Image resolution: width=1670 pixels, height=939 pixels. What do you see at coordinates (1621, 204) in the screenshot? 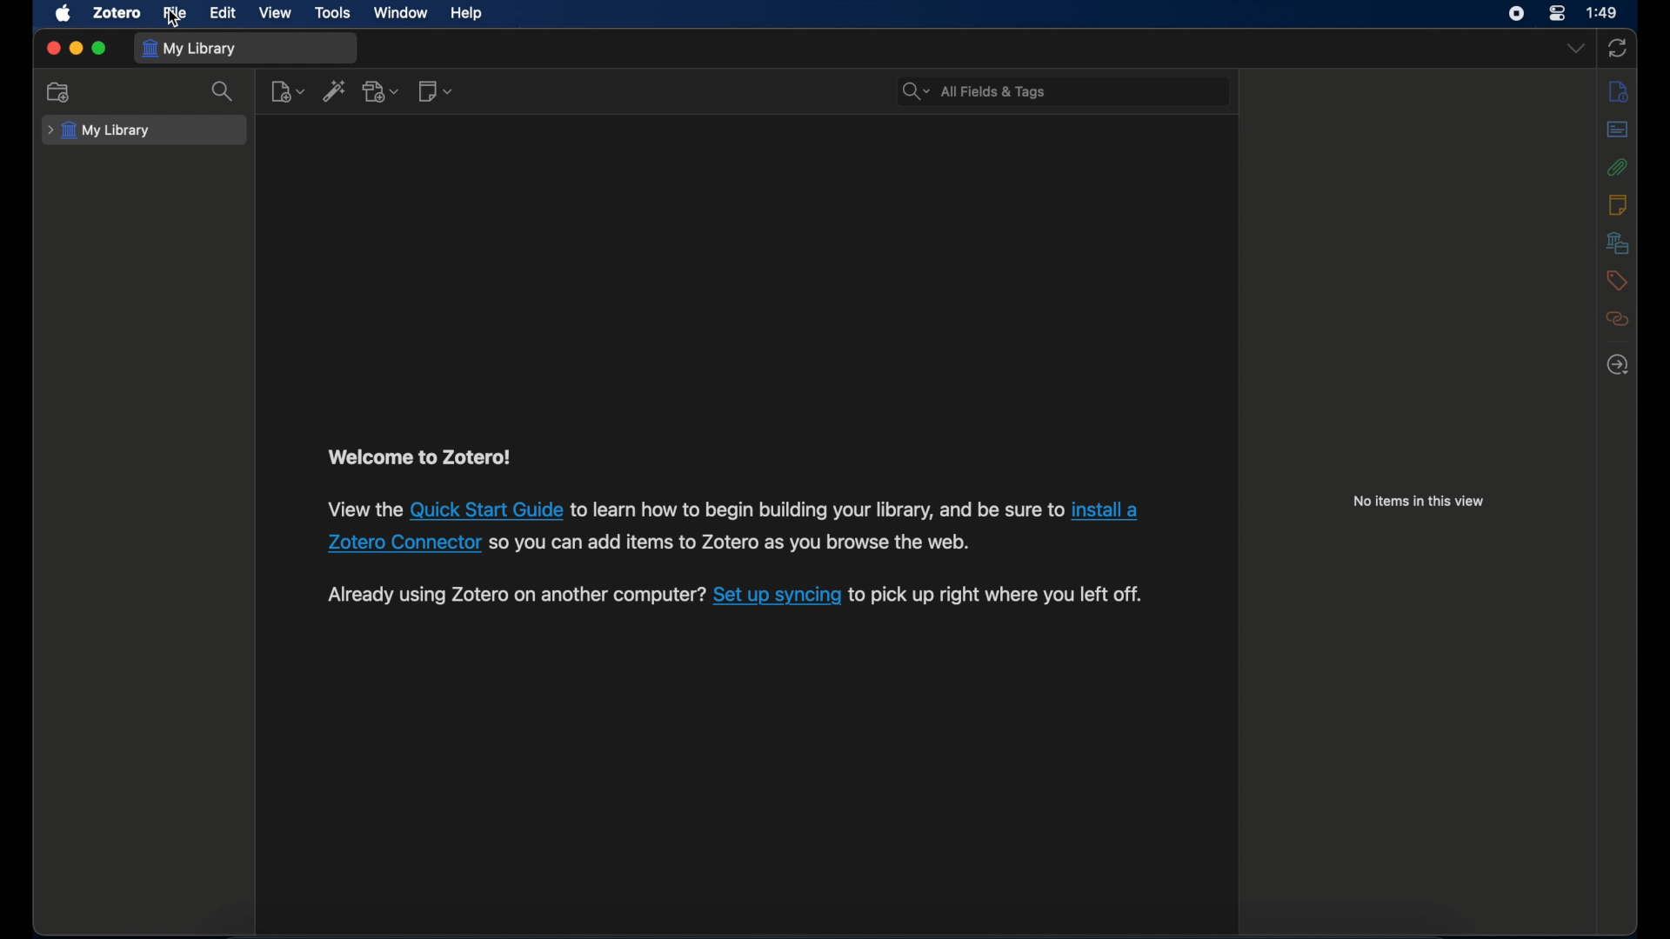
I see `notes` at bounding box center [1621, 204].